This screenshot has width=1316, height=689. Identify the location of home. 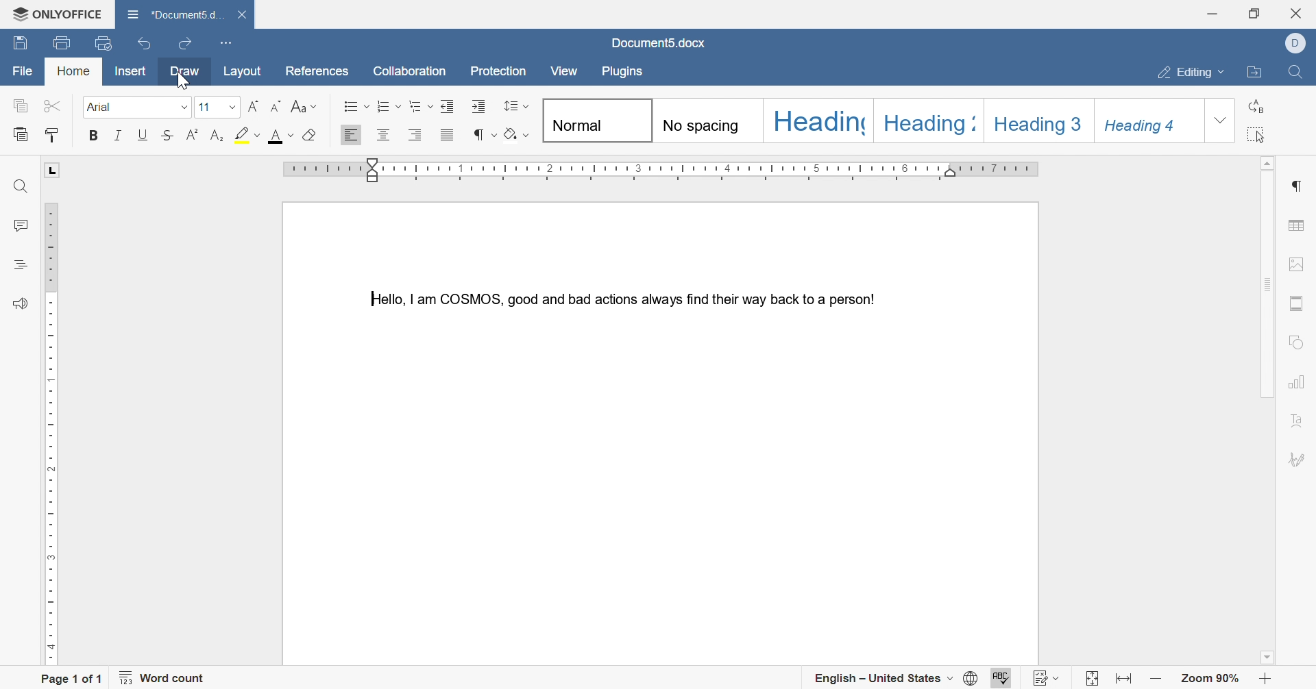
(75, 71).